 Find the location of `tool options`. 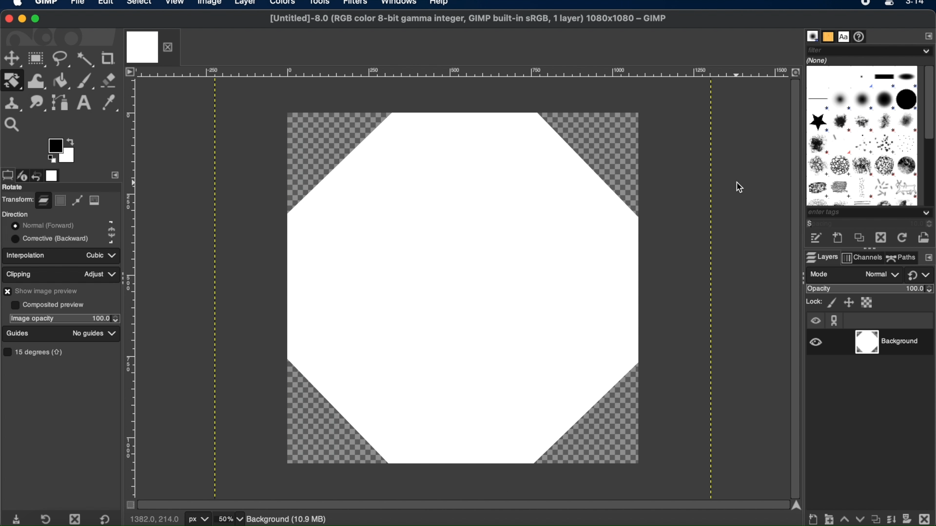

tool options is located at coordinates (7, 174).